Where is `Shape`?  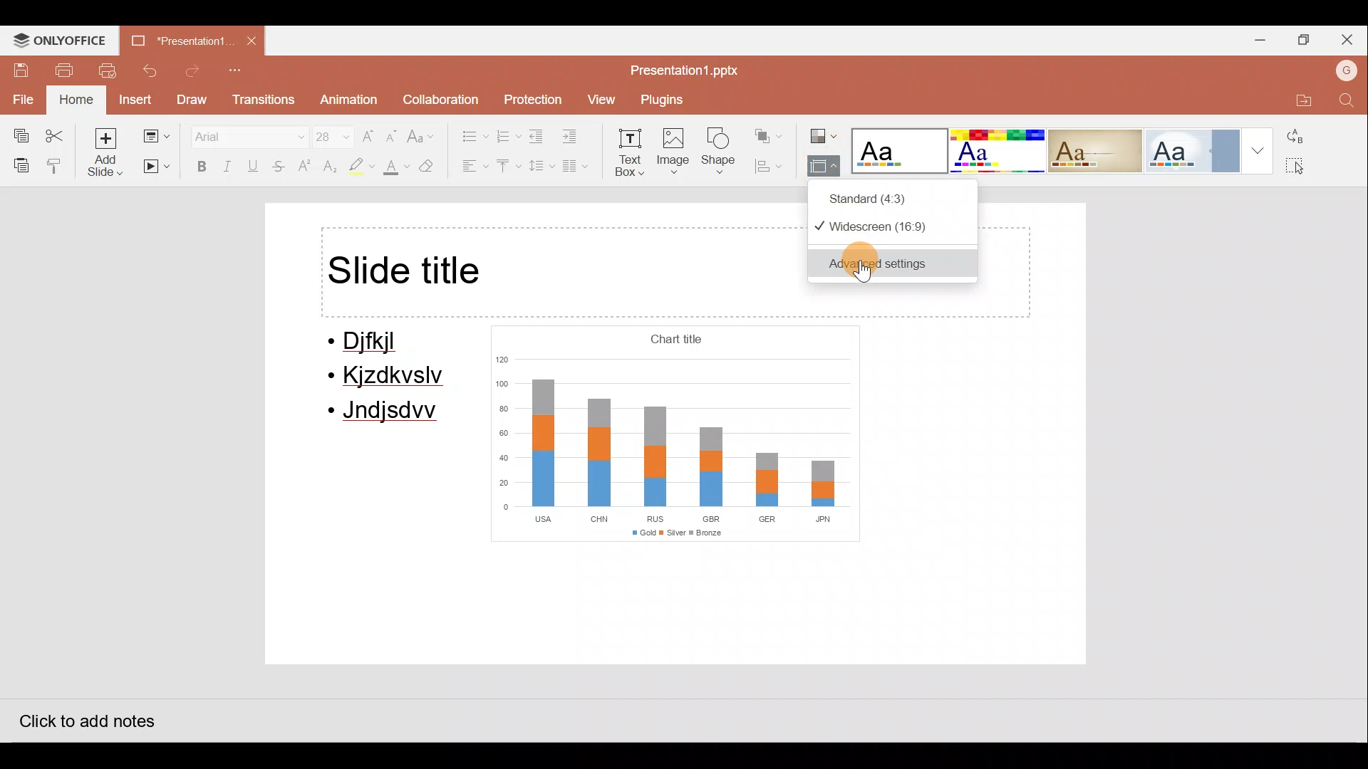 Shape is located at coordinates (722, 154).